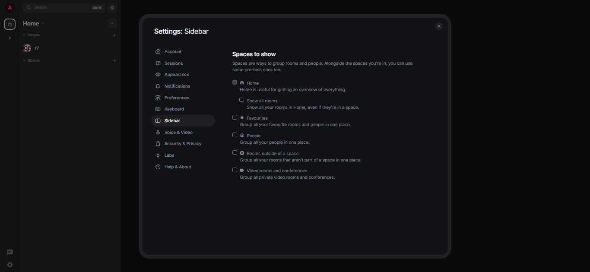 This screenshot has height=272, width=590. Describe the element at coordinates (114, 35) in the screenshot. I see `add` at that location.